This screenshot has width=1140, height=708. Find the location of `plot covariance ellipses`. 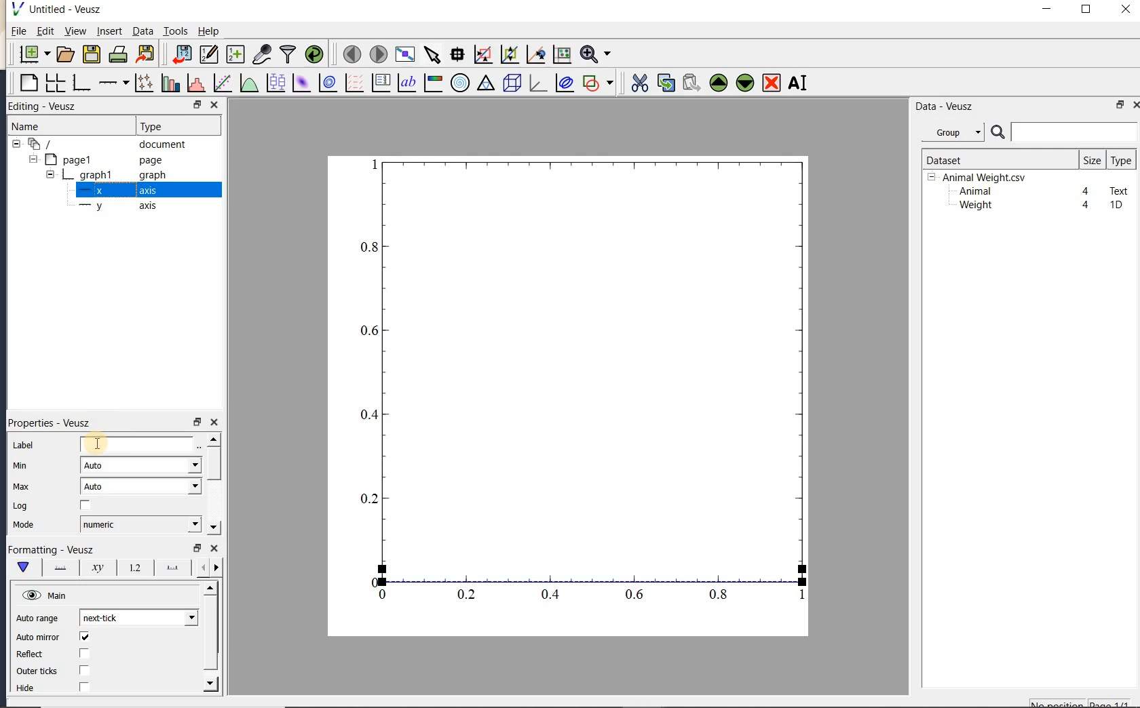

plot covariance ellipses is located at coordinates (563, 82).